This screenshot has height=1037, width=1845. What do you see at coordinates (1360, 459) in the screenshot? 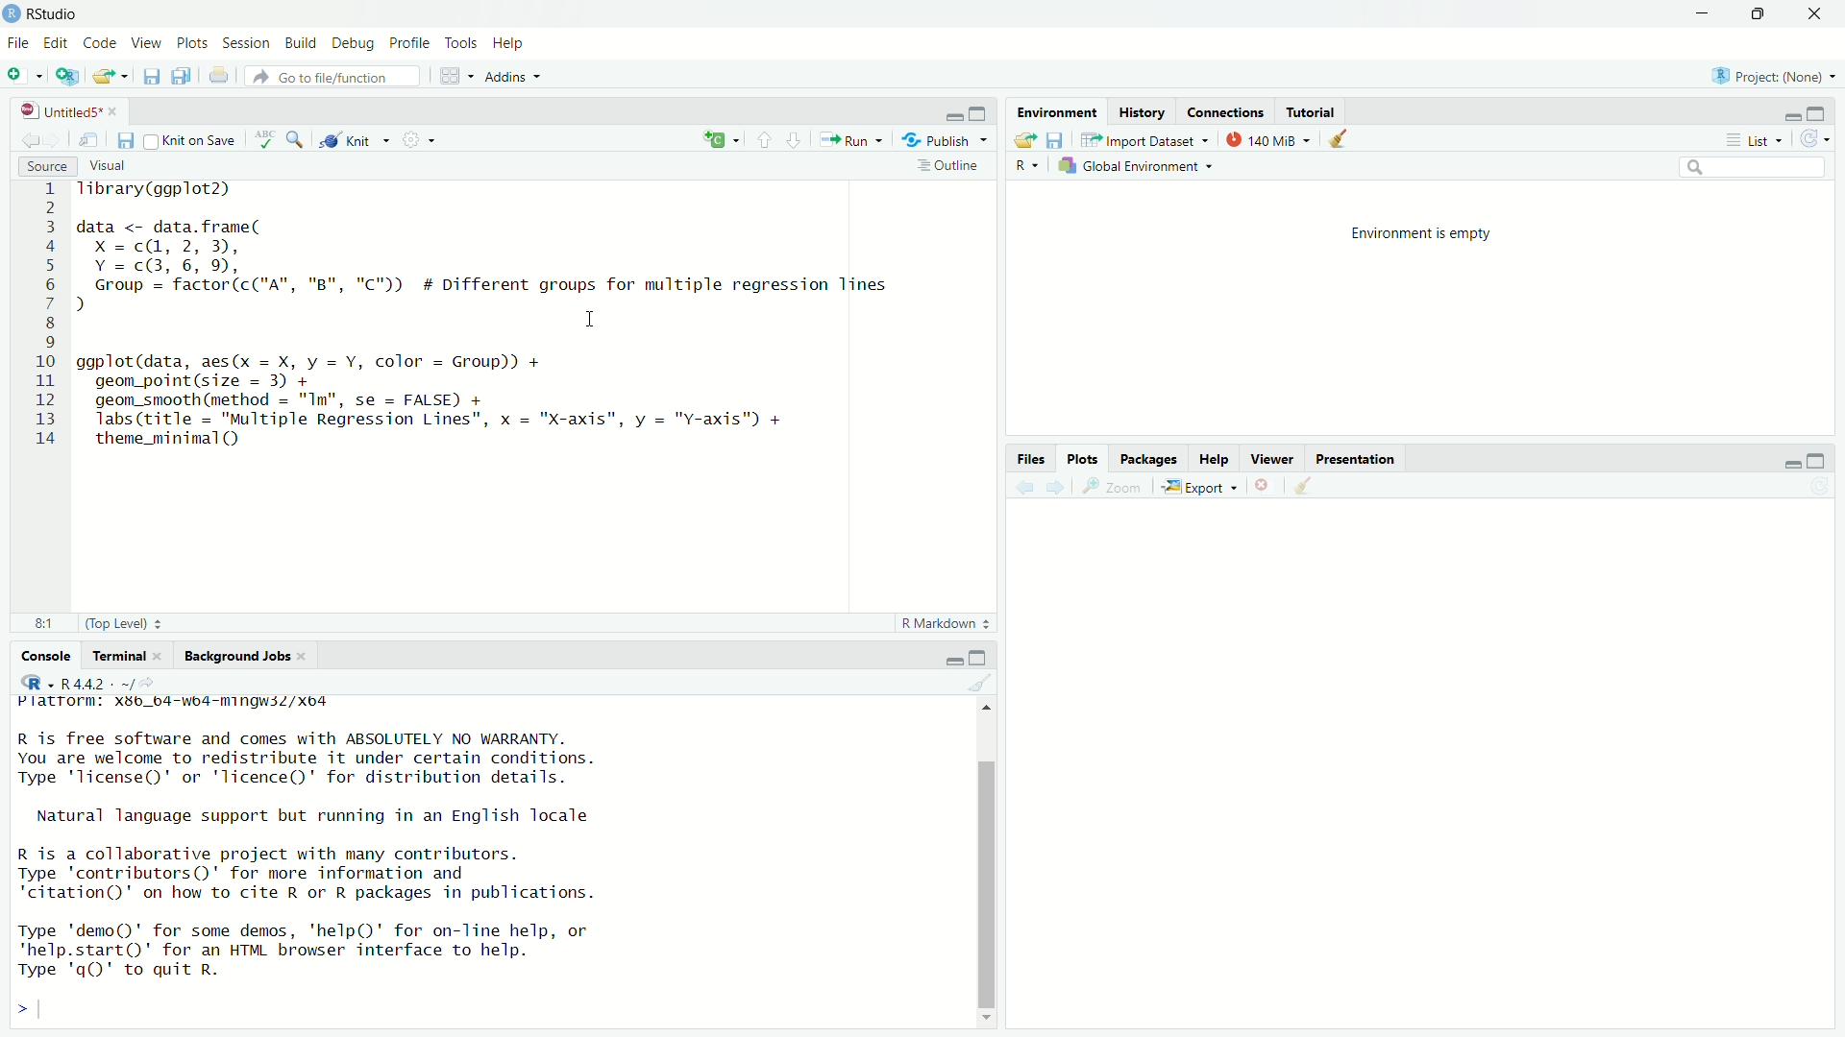
I see `Presentation` at bounding box center [1360, 459].